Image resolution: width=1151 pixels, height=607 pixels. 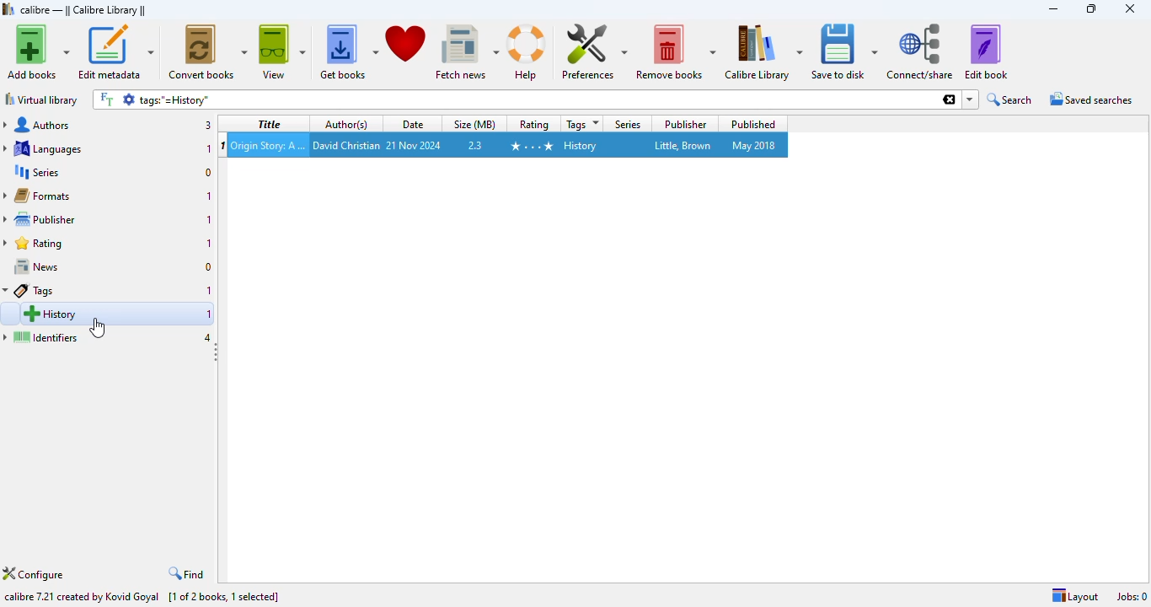 What do you see at coordinates (764, 51) in the screenshot?
I see `calibre library` at bounding box center [764, 51].